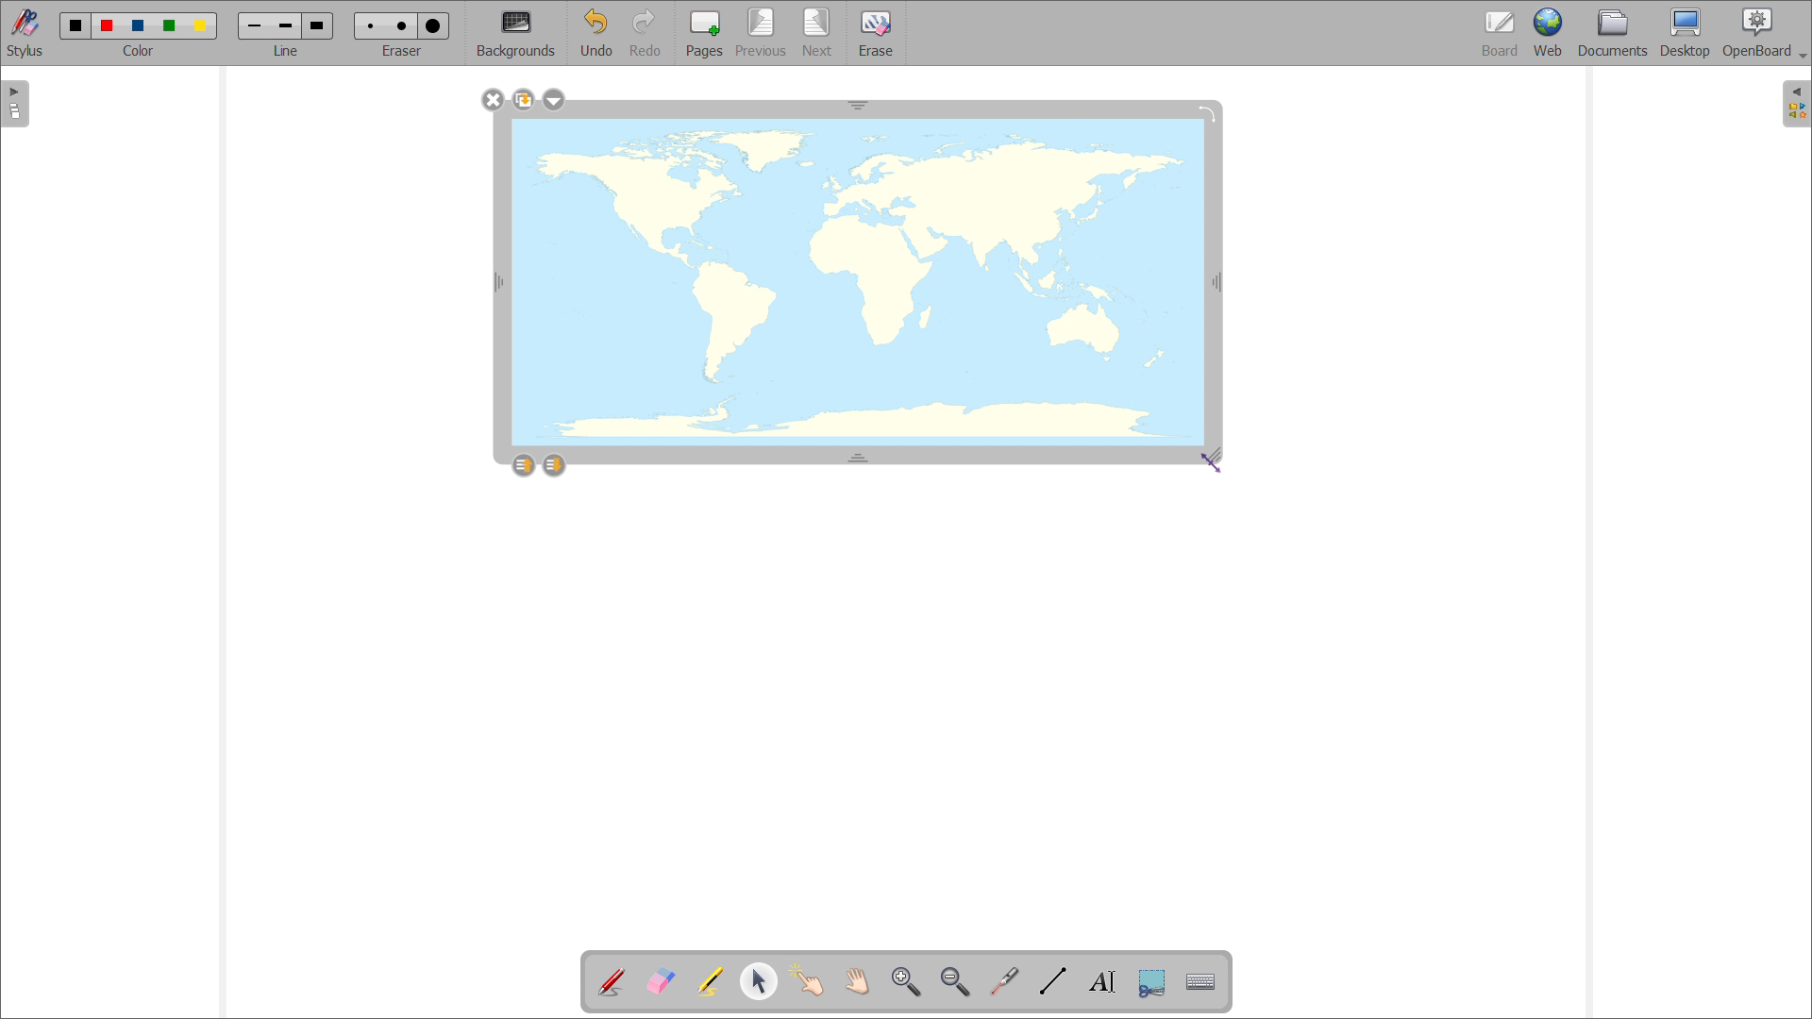  What do you see at coordinates (497, 283) in the screenshot?
I see `resize` at bounding box center [497, 283].